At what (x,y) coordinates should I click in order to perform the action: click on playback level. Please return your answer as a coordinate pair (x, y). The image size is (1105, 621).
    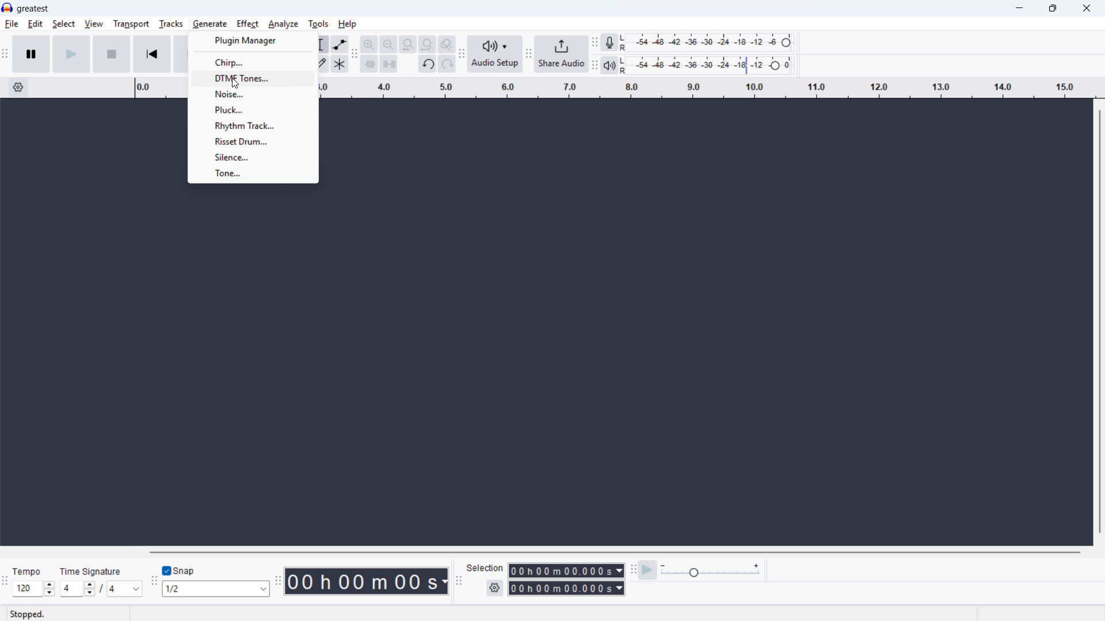
    Looking at the image, I should click on (710, 66).